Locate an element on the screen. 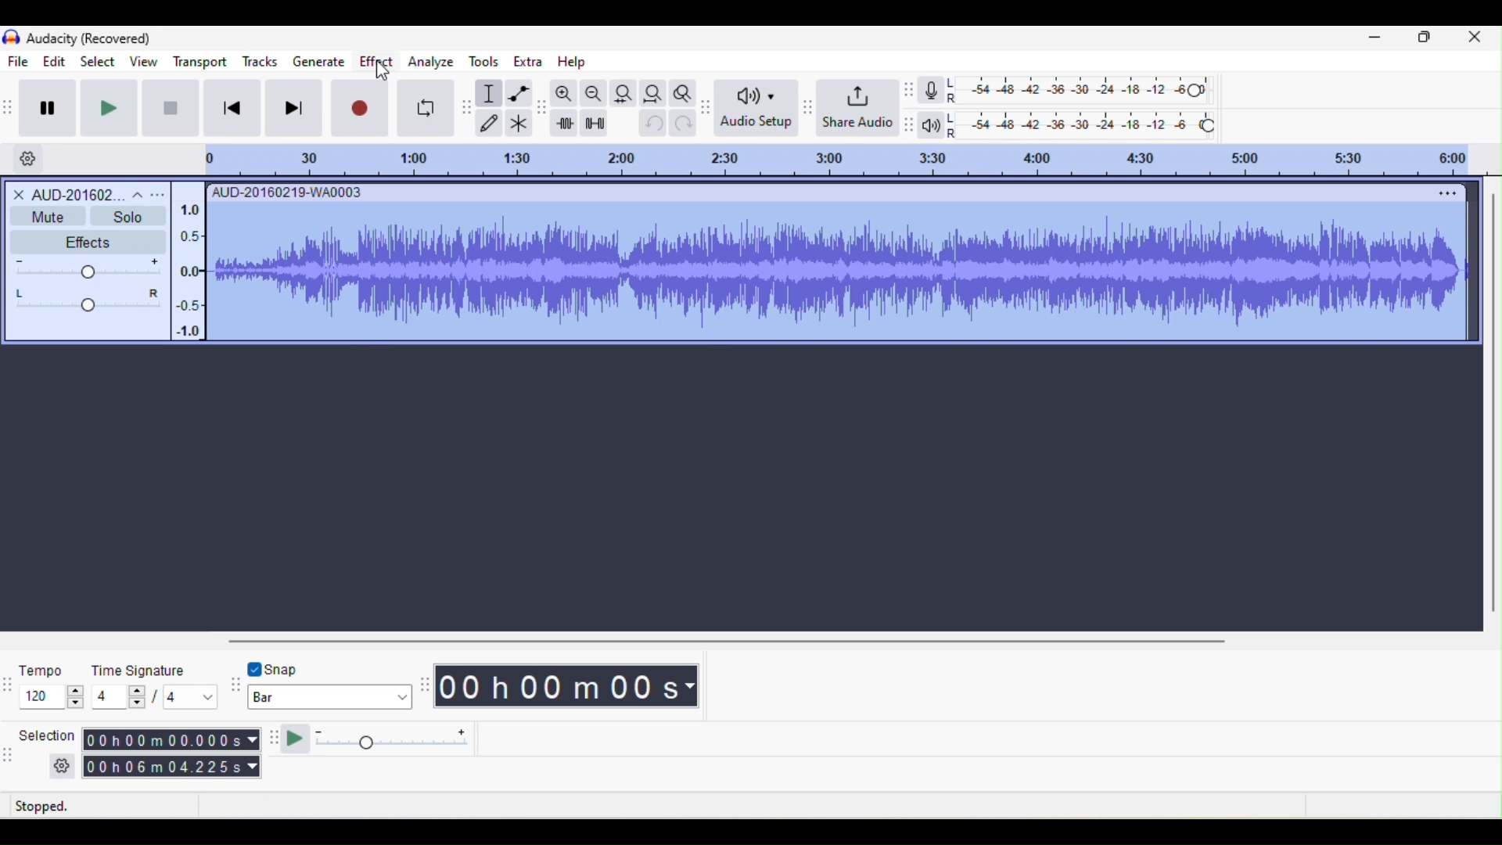  fit selection to width is located at coordinates (623, 92).